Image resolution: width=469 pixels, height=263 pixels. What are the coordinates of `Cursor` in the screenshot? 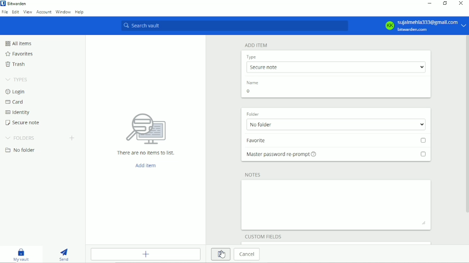 It's located at (222, 254).